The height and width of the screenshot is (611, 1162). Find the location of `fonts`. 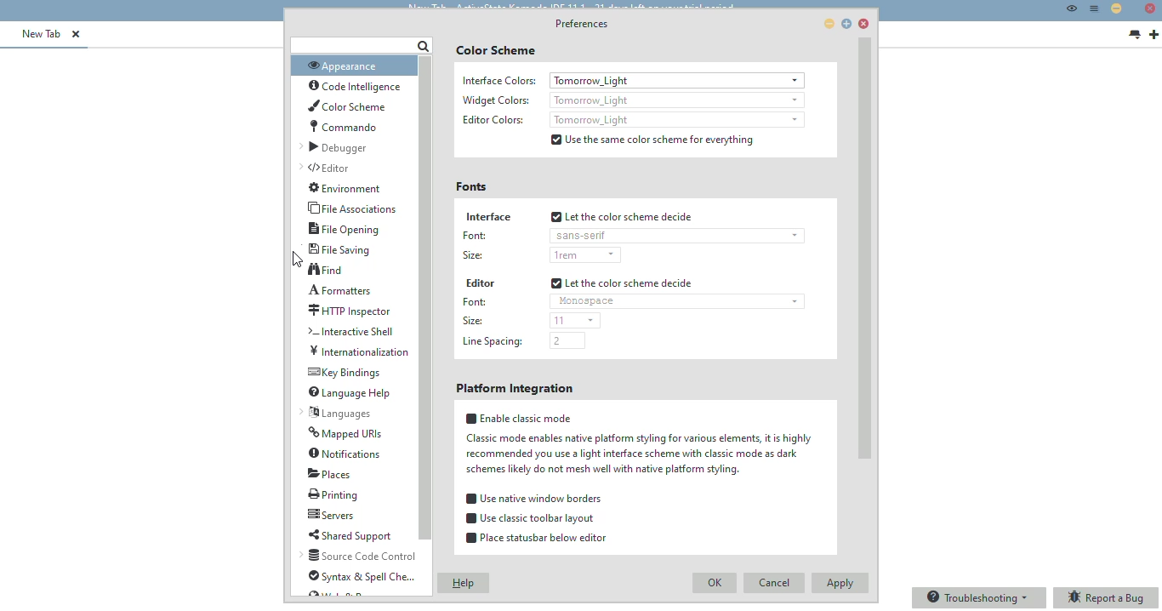

fonts is located at coordinates (470, 187).